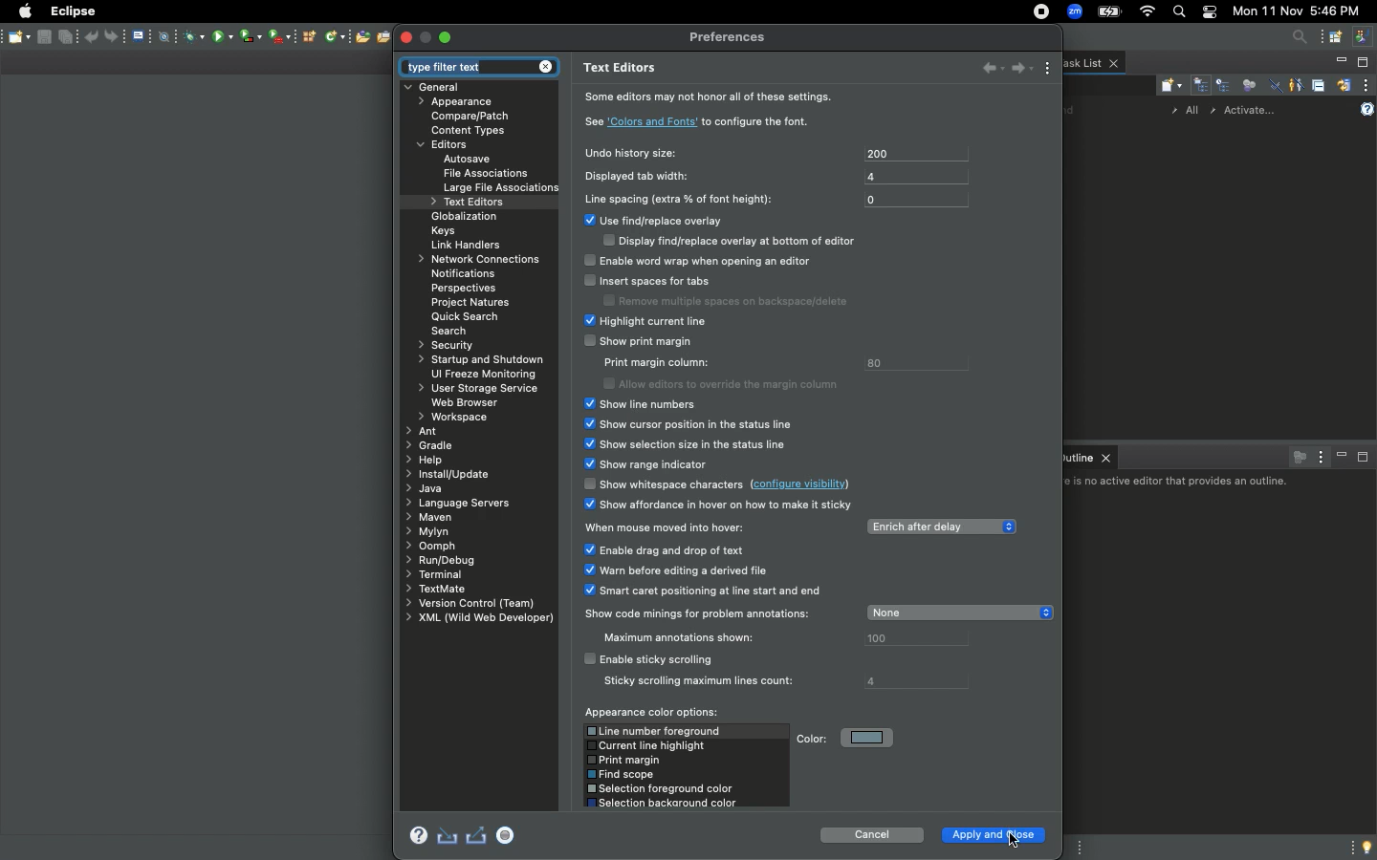 This screenshot has width=1377, height=860. I want to click on XML, so click(475, 620).